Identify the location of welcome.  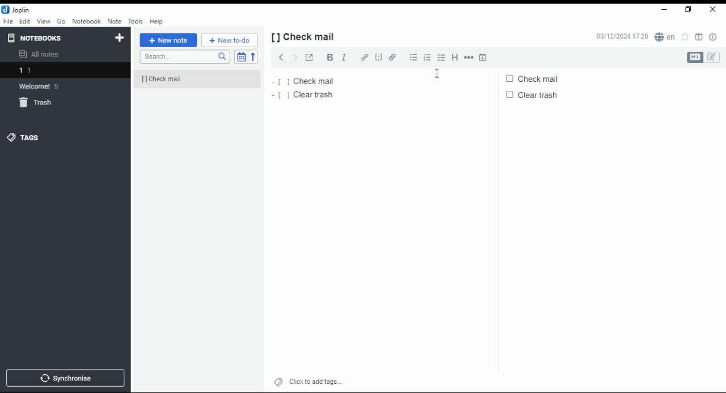
(43, 86).